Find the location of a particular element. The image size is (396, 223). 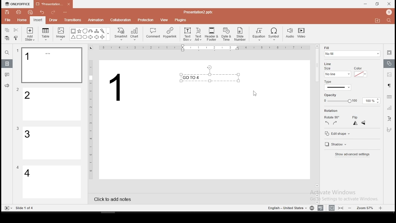

image is located at coordinates (61, 34).